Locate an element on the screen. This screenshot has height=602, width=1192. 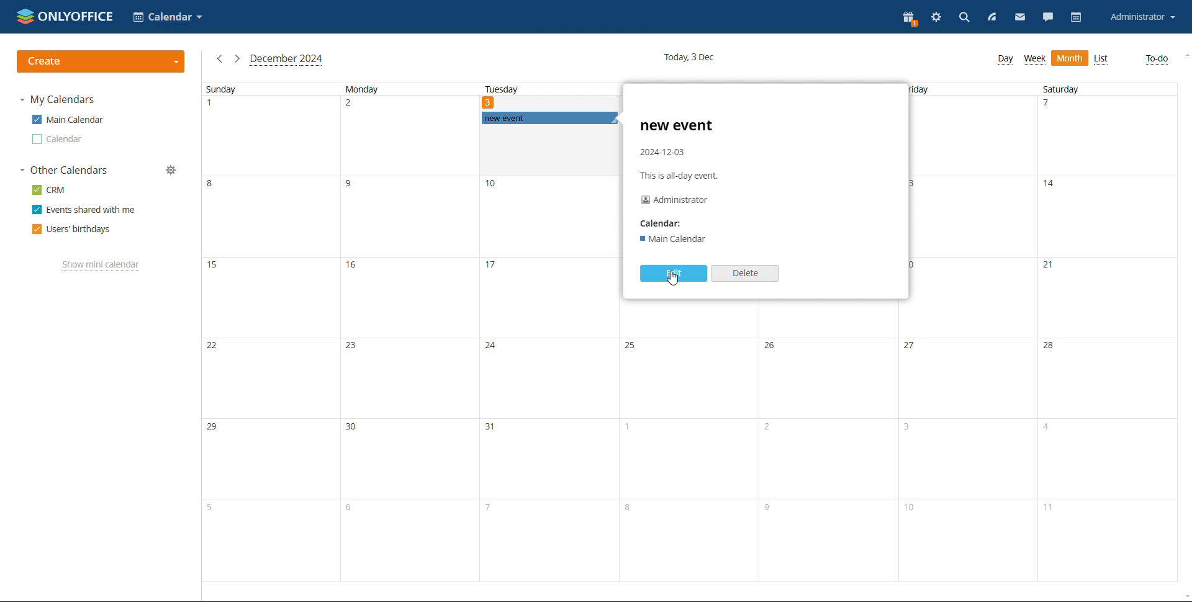
main calendar is located at coordinates (68, 119).